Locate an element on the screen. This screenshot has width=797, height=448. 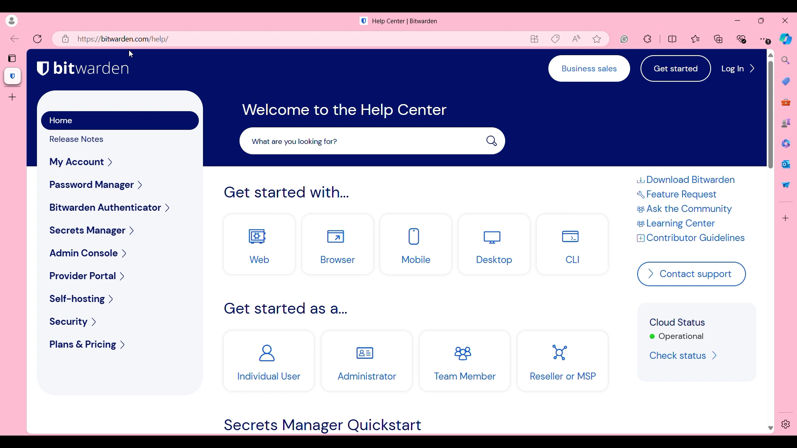
Add current page to favorites is located at coordinates (597, 39).